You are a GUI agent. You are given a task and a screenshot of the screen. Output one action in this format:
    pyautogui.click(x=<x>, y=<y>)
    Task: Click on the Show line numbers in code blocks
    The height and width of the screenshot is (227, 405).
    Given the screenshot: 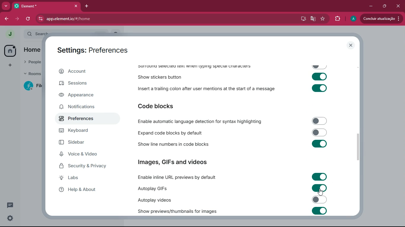 What is the action you would take?
    pyautogui.click(x=232, y=144)
    